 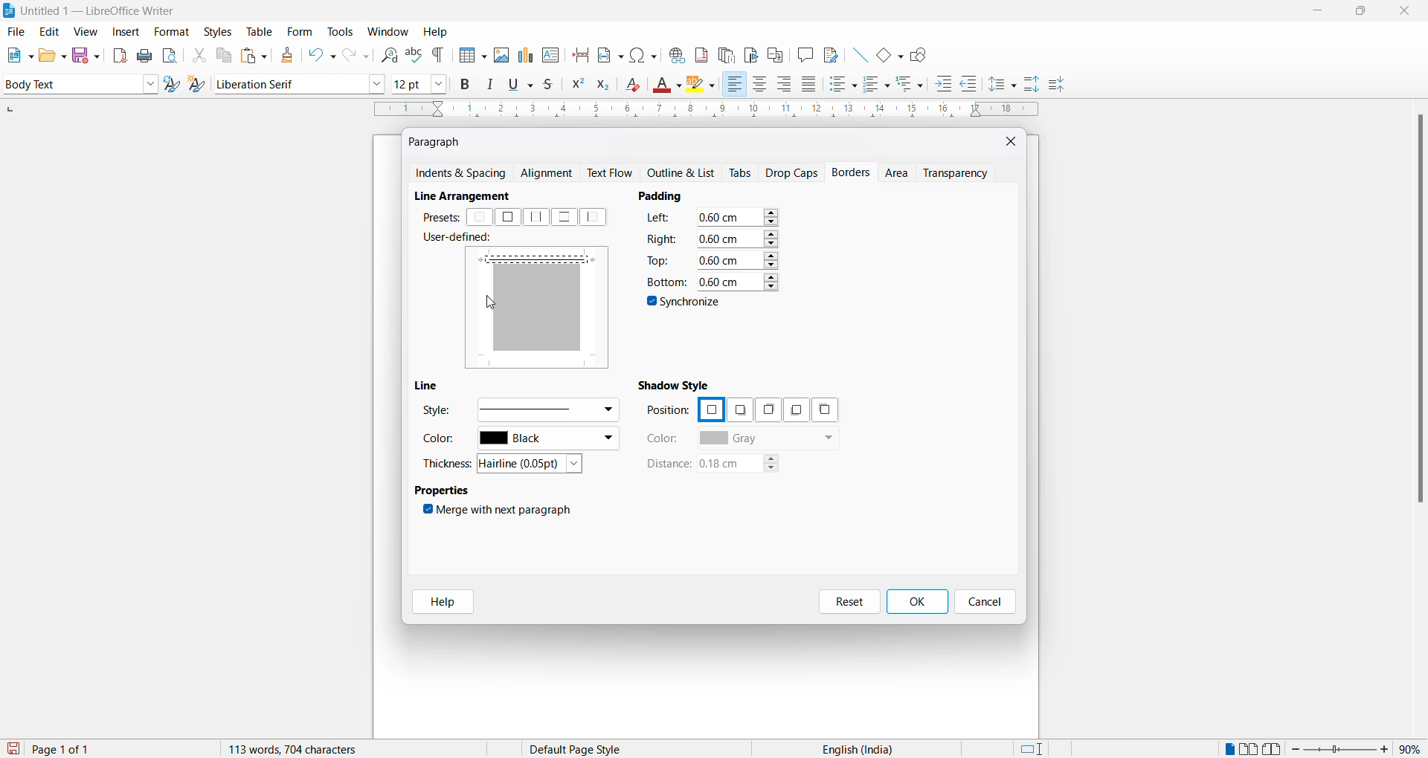 I want to click on syle, so click(x=437, y=412).